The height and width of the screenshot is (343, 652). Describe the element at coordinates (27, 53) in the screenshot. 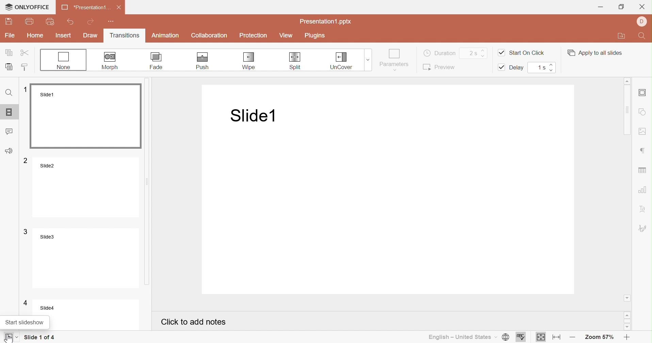

I see `Cut` at that location.